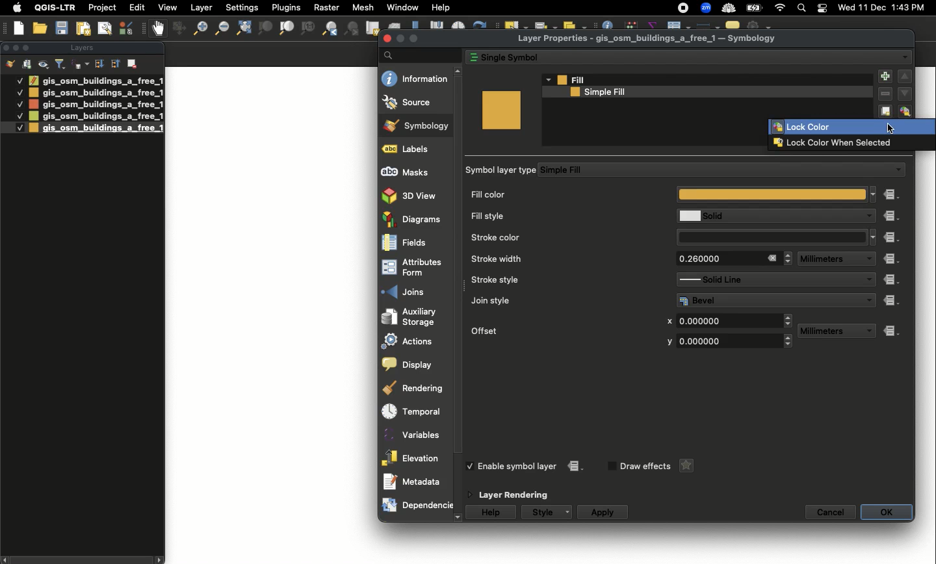  What do you see at coordinates (441, 8) in the screenshot?
I see `Help` at bounding box center [441, 8].